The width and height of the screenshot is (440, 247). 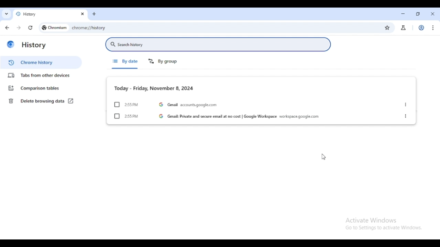 I want to click on checkbox, so click(x=117, y=116).